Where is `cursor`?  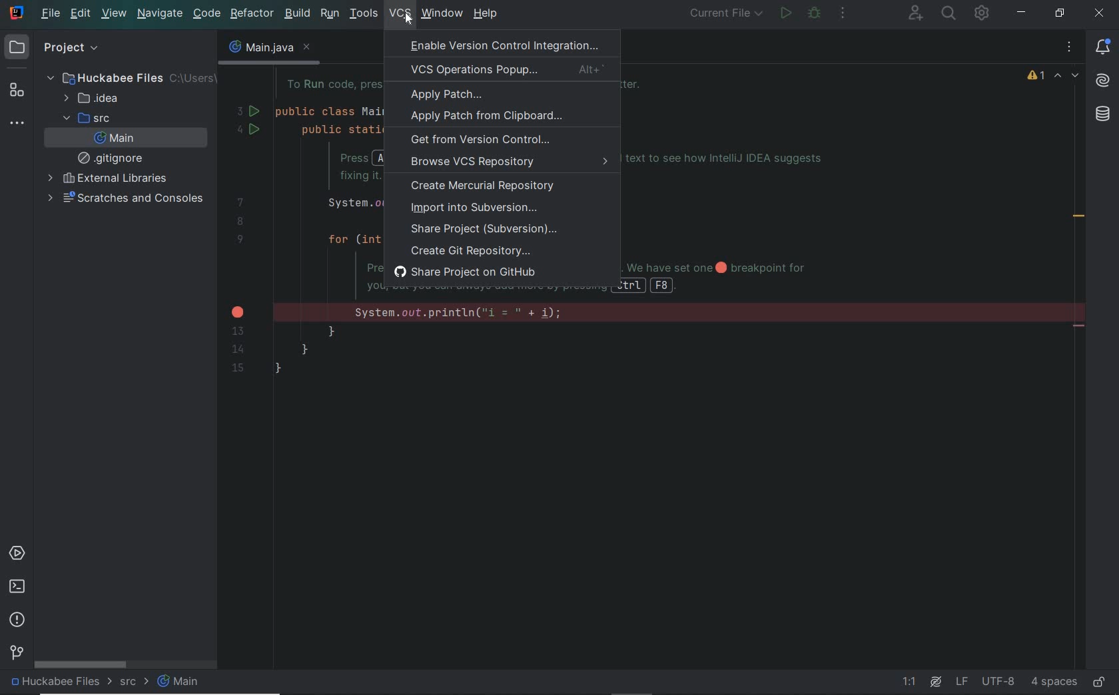 cursor is located at coordinates (408, 19).